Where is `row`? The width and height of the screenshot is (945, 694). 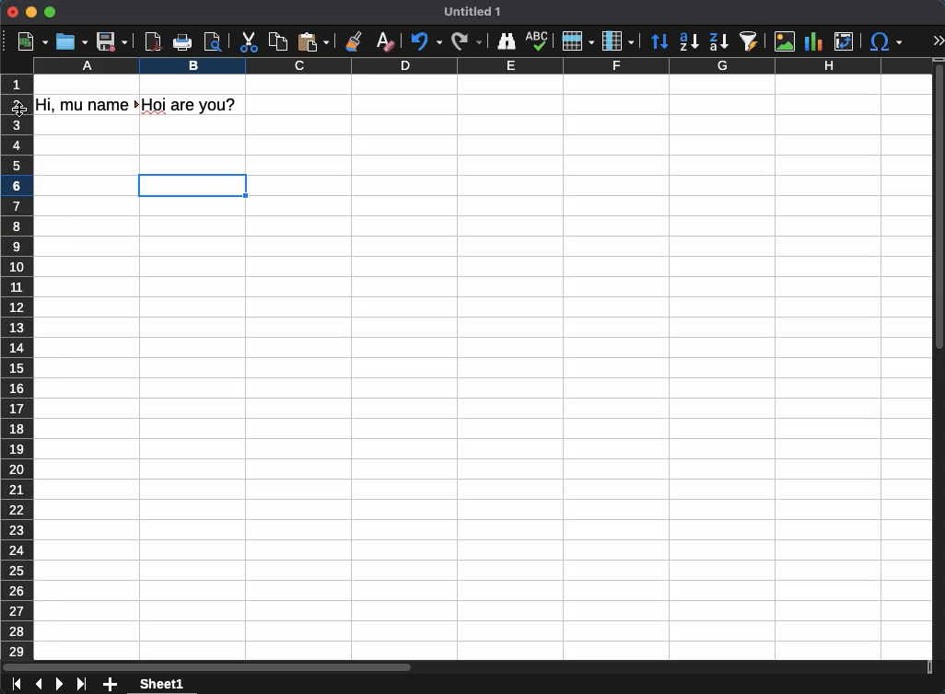
row is located at coordinates (577, 42).